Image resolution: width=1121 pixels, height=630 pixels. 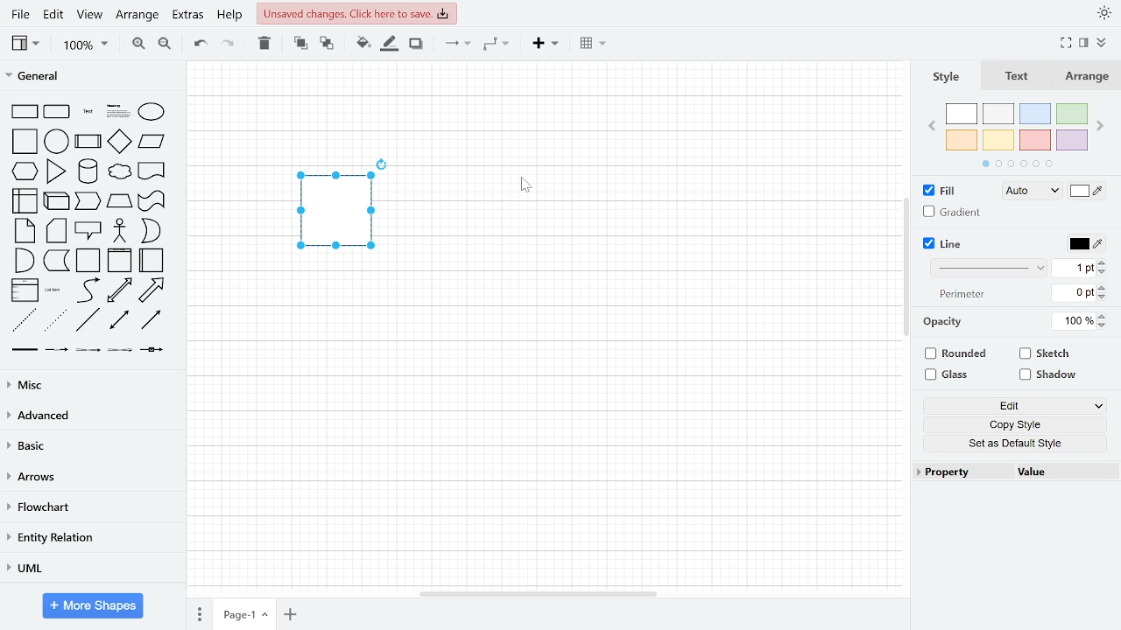 I want to click on style, so click(x=945, y=74).